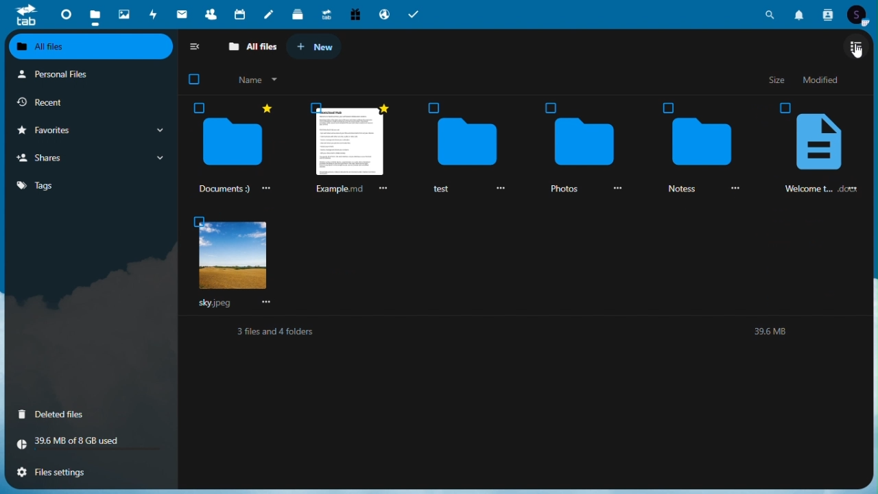 The width and height of the screenshot is (878, 494). I want to click on photos, so click(123, 12).